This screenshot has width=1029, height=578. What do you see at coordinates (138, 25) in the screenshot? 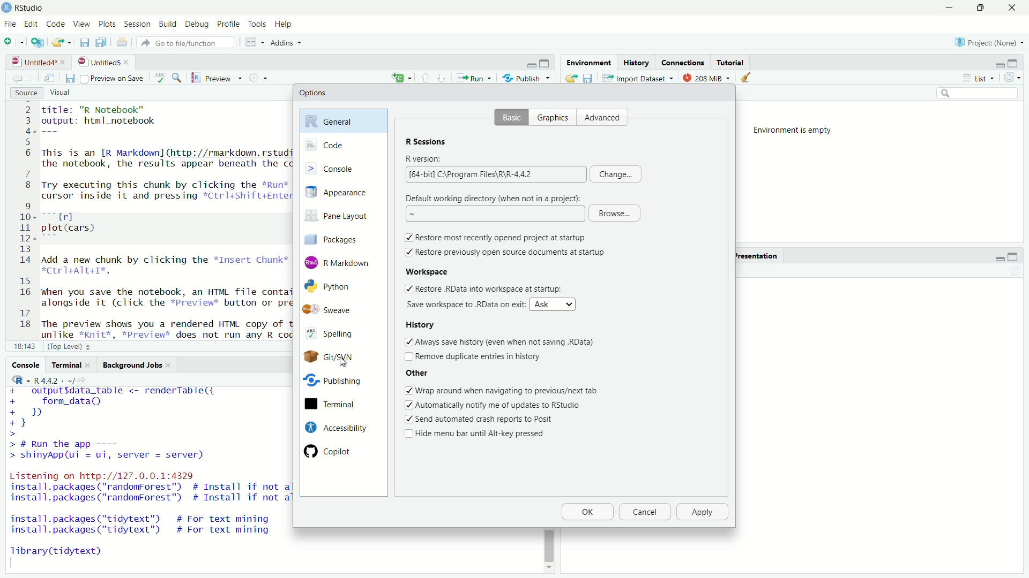
I see `Session` at bounding box center [138, 25].